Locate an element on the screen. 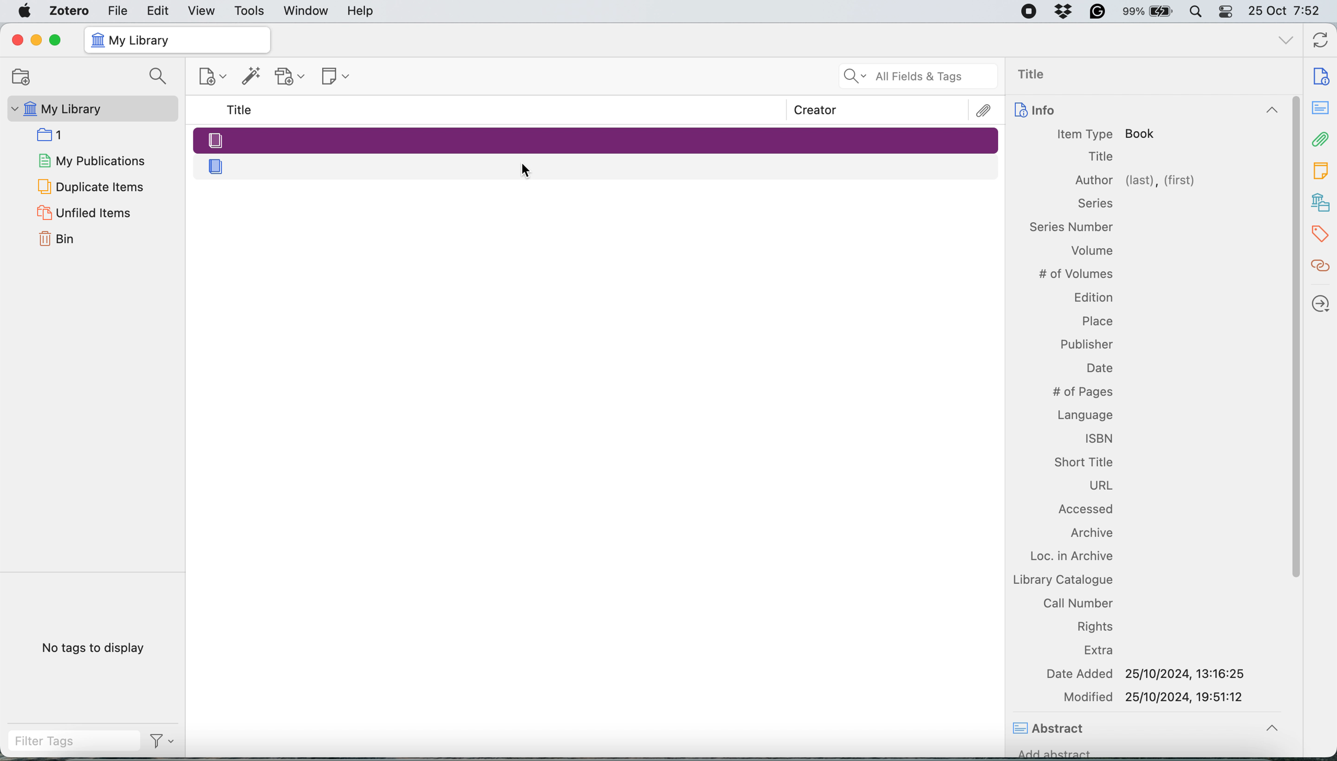 The height and width of the screenshot is (761, 1337). list all tabs is located at coordinates (1286, 42).